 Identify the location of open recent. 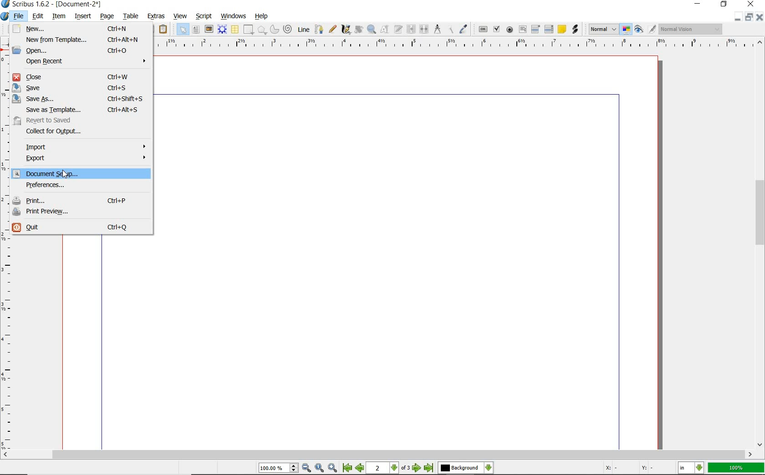
(83, 62).